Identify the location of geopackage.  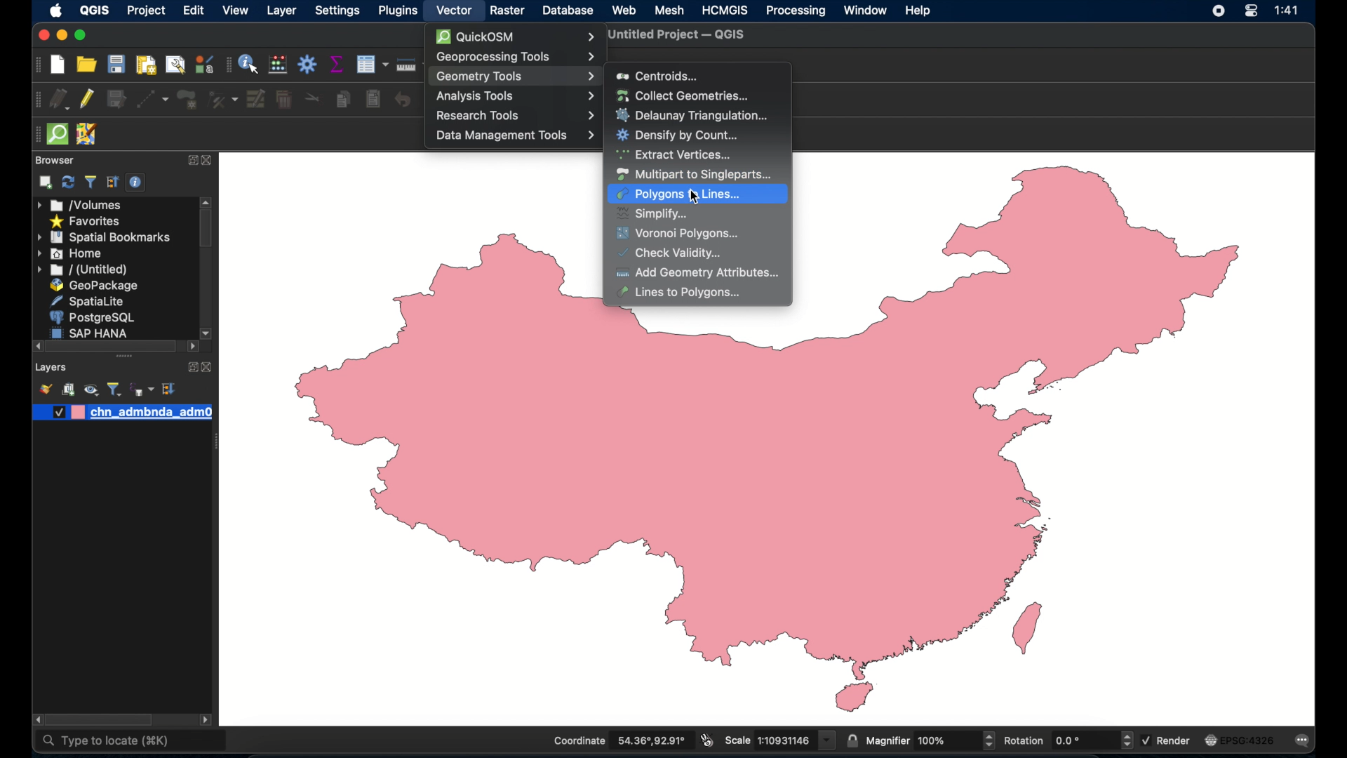
(97, 286).